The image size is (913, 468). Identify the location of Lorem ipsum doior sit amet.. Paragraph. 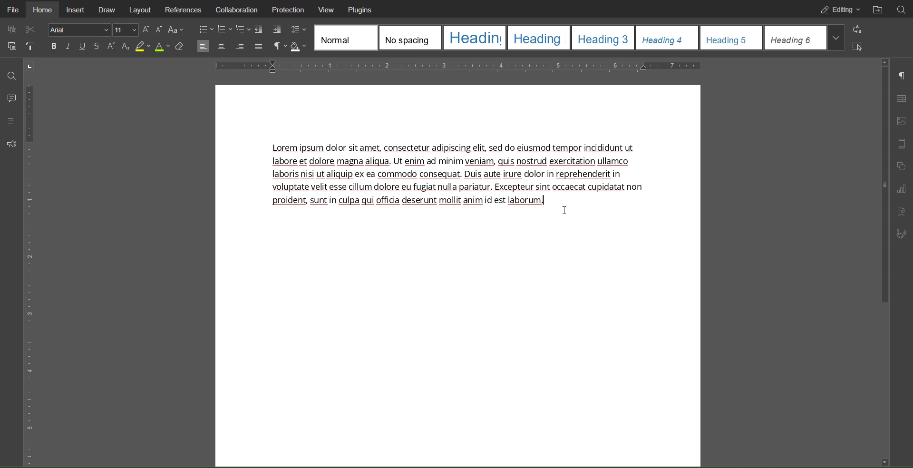
(459, 178).